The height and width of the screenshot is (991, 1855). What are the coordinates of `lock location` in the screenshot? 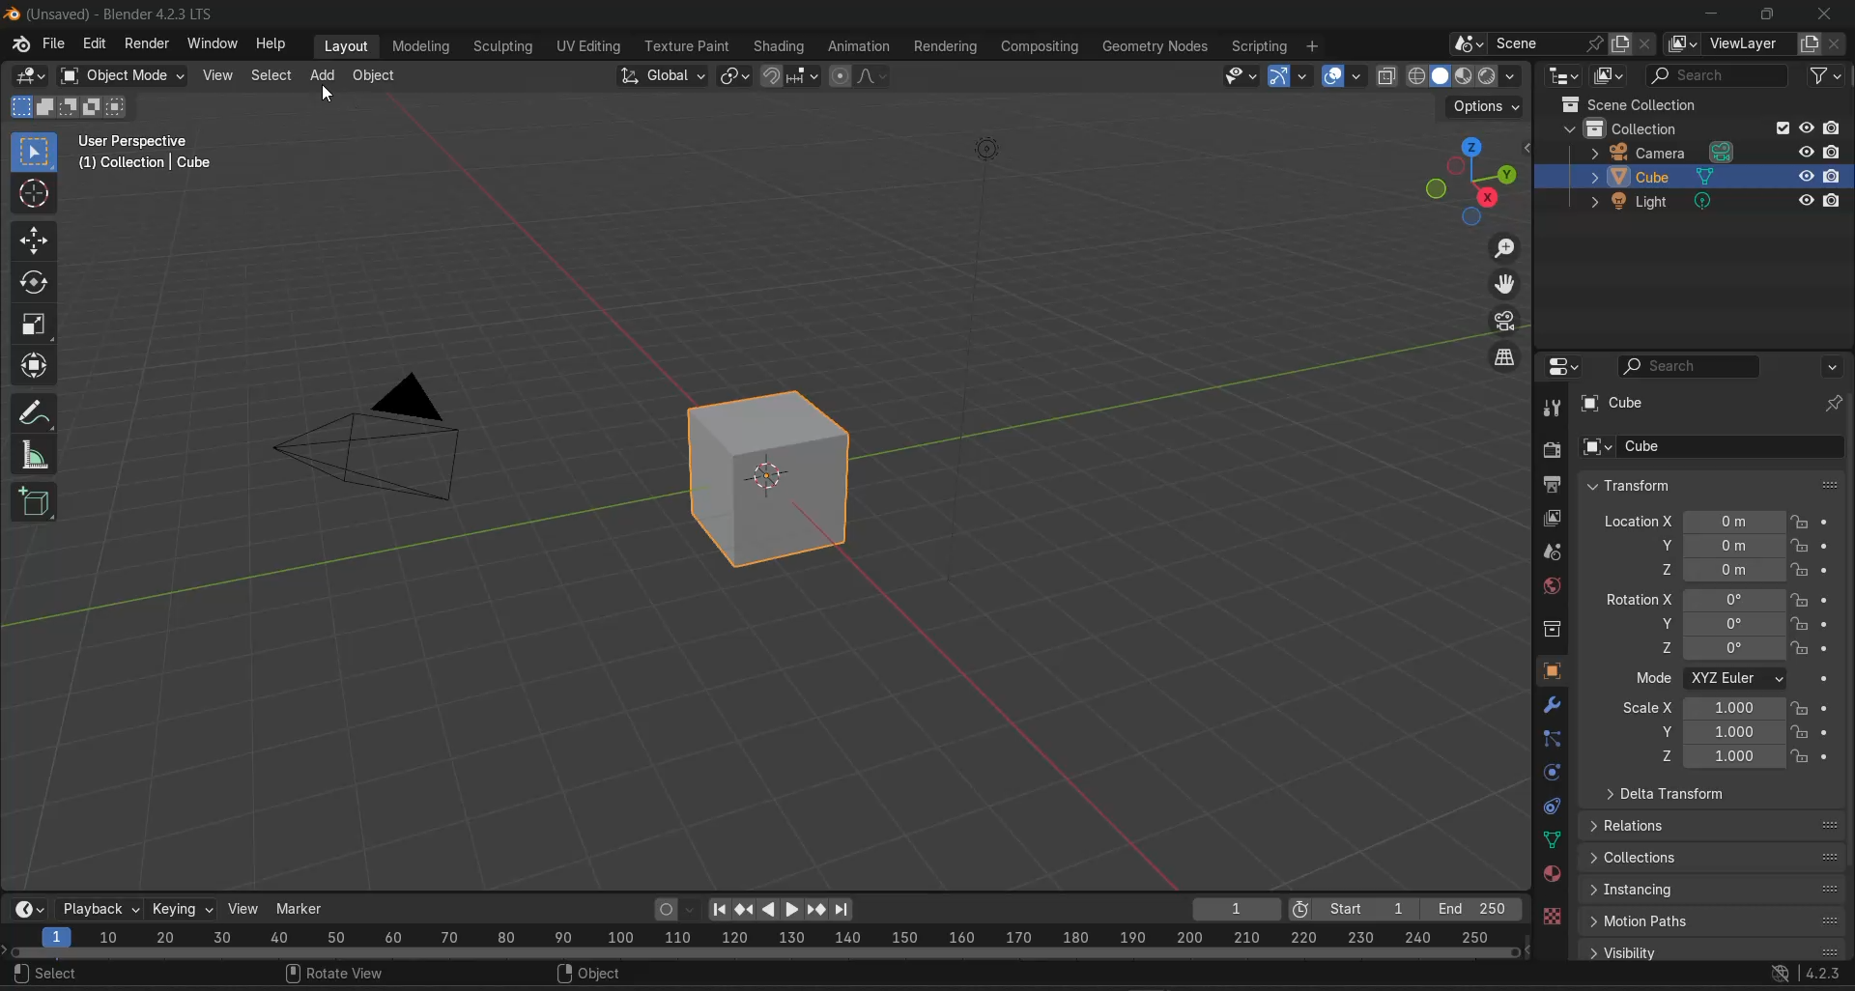 It's located at (1800, 523).